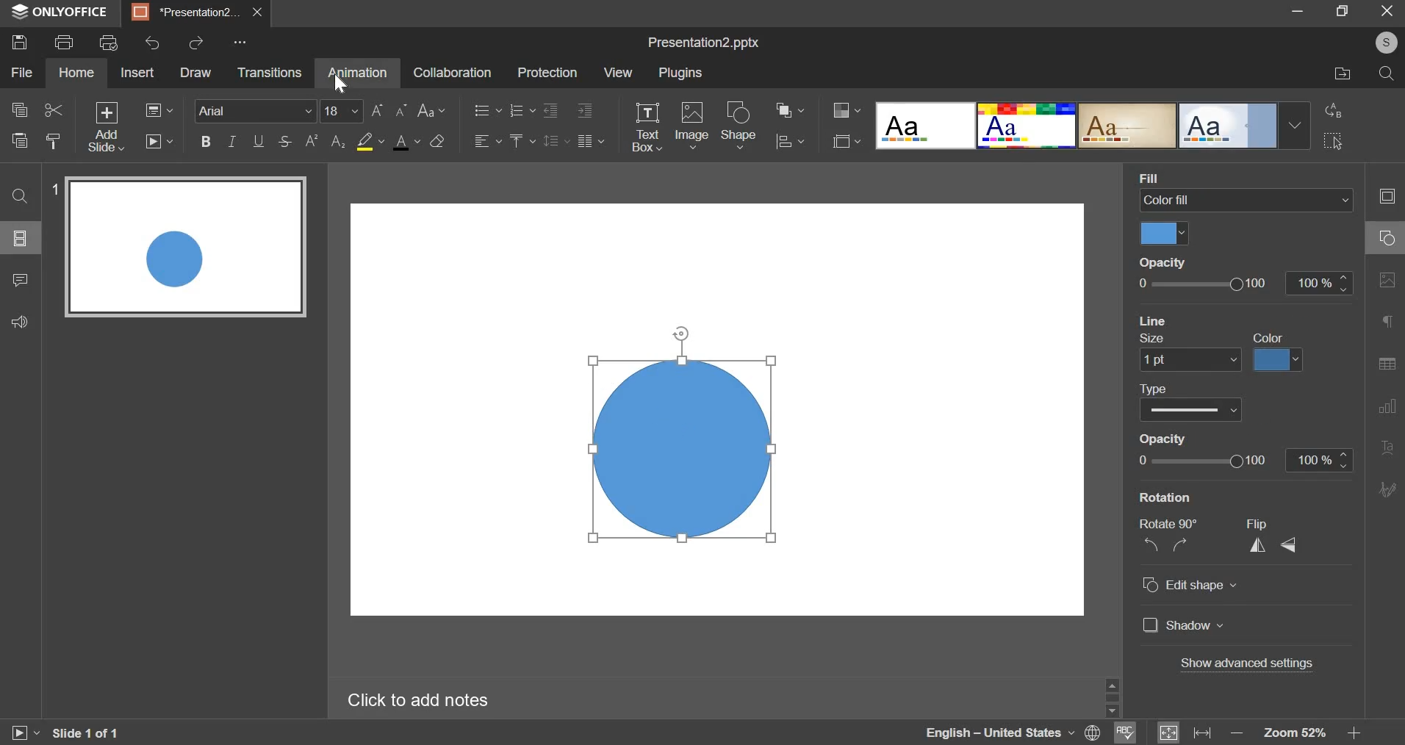 Image resolution: width=1405 pixels, height=745 pixels. Describe the element at coordinates (586, 111) in the screenshot. I see `decrease indent` at that location.